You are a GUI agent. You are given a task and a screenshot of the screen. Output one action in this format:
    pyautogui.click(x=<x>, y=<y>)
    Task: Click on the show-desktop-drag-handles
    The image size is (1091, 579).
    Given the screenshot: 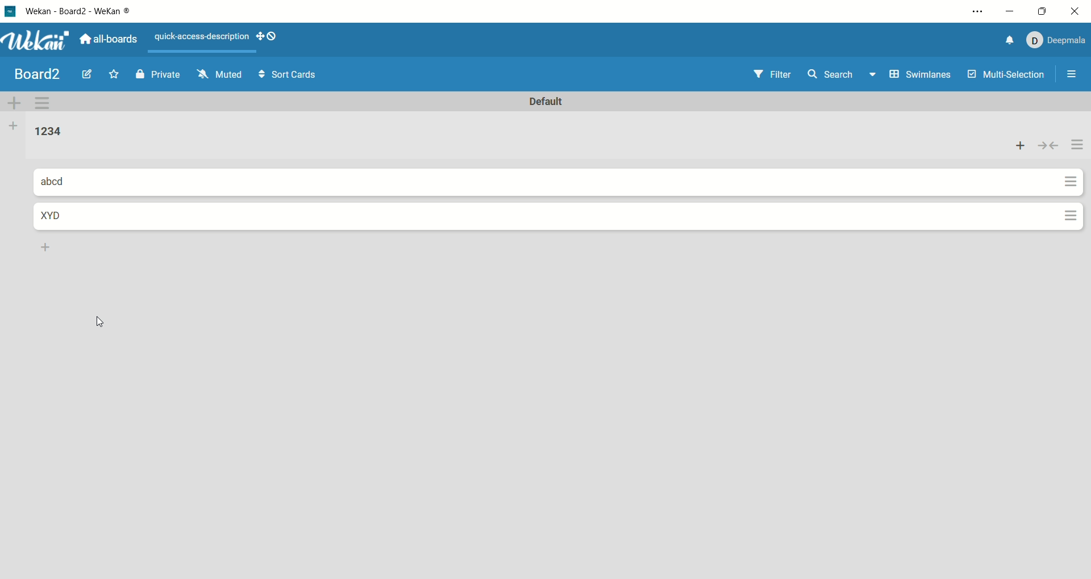 What is the action you would take?
    pyautogui.click(x=260, y=35)
    